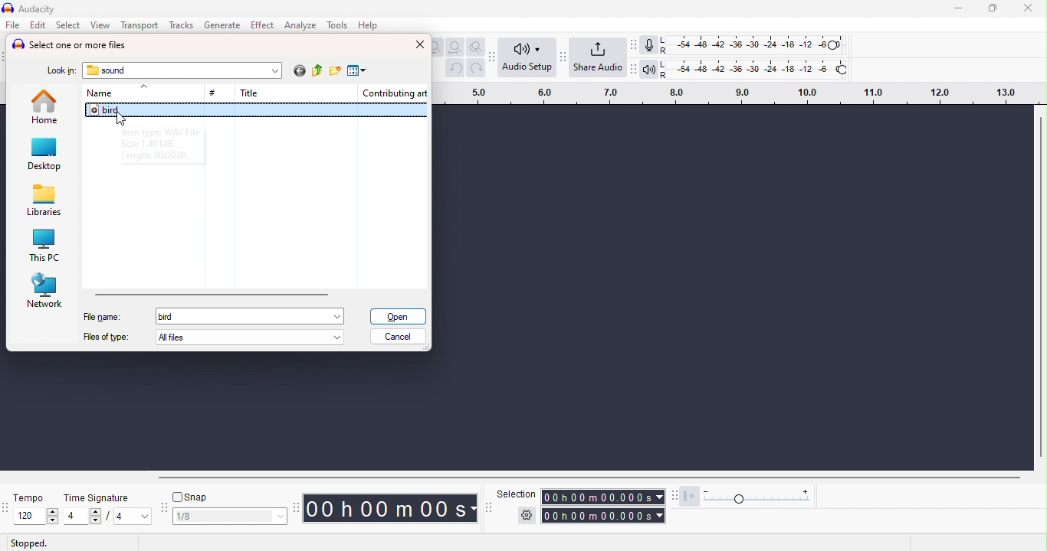 This screenshot has height=551, width=1047. What do you see at coordinates (455, 68) in the screenshot?
I see `undo` at bounding box center [455, 68].